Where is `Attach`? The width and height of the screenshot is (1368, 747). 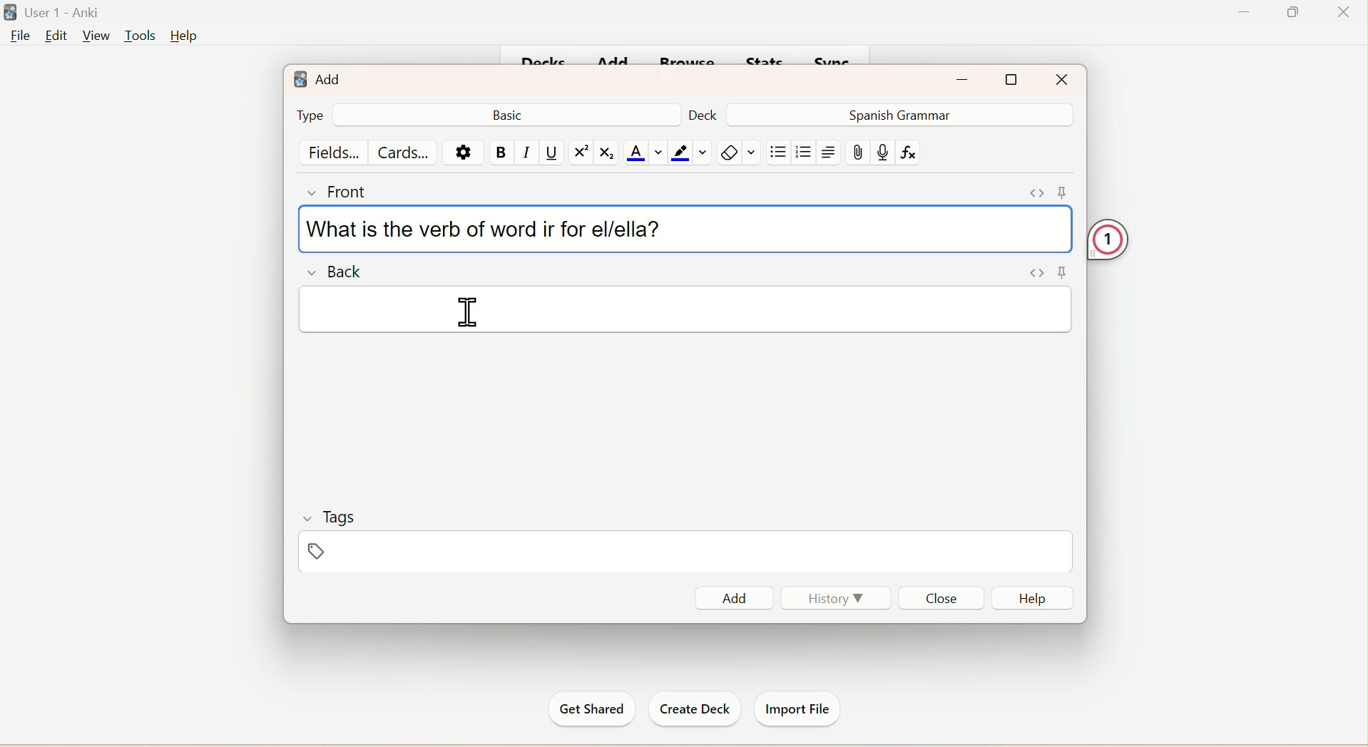
Attach is located at coordinates (859, 153).